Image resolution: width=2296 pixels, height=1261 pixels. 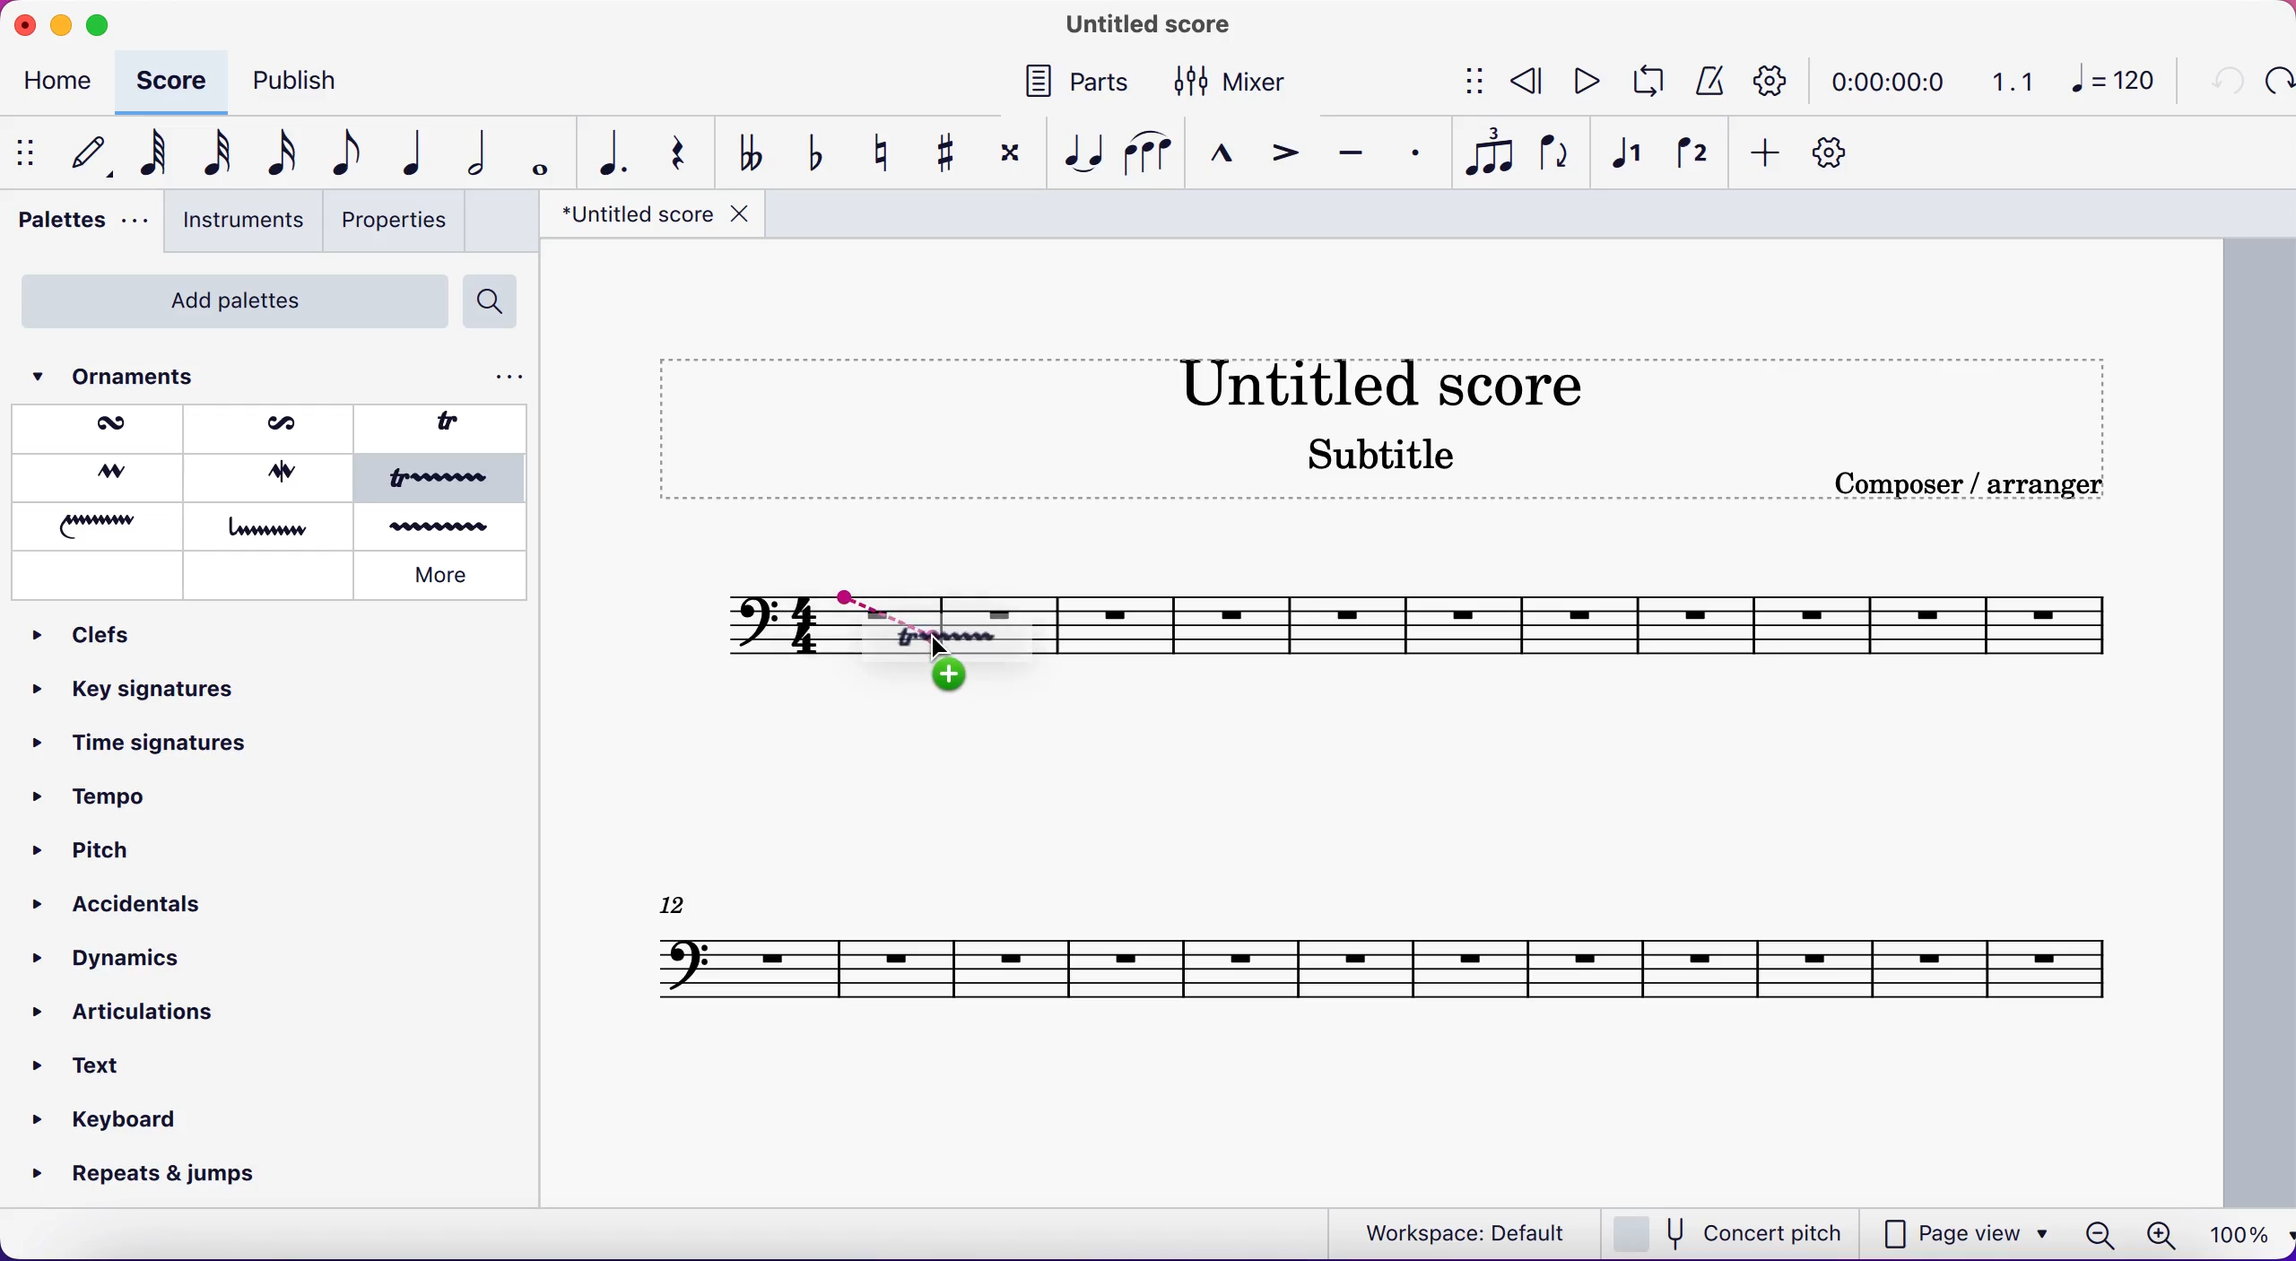 What do you see at coordinates (1732, 1231) in the screenshot?
I see `concert pitch` at bounding box center [1732, 1231].